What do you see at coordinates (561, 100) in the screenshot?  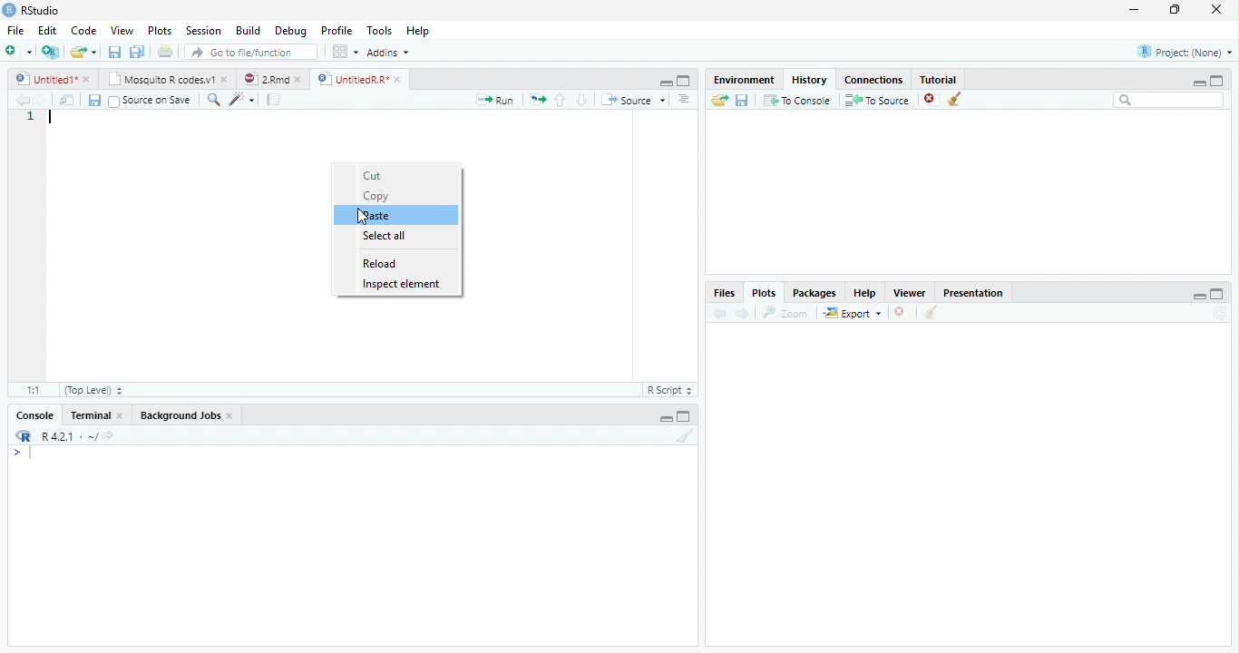 I see `up` at bounding box center [561, 100].